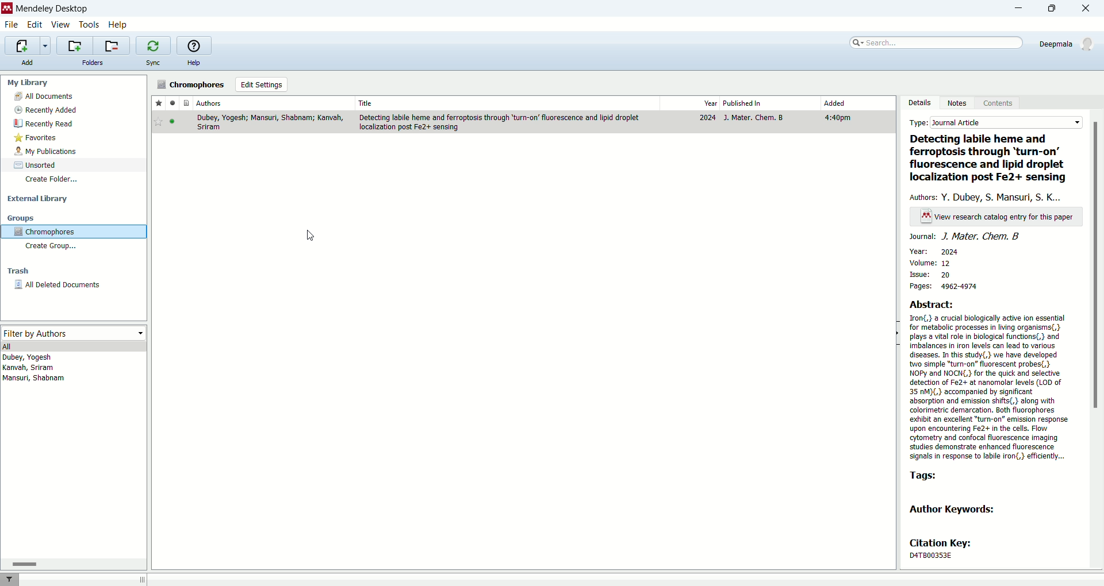 This screenshot has width=1104, height=586. I want to click on notes, so click(960, 103).